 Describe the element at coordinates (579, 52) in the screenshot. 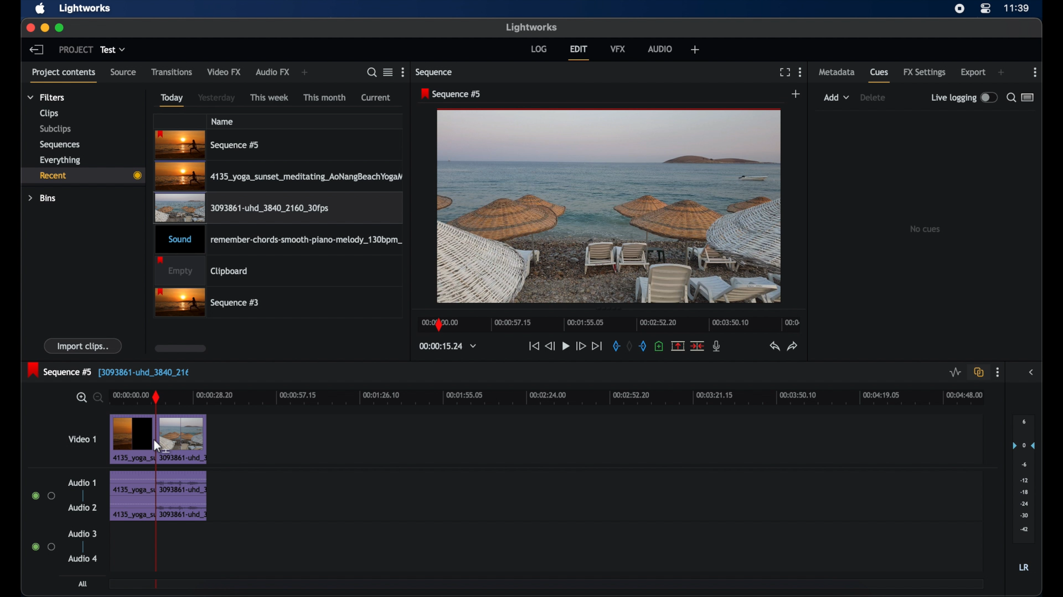

I see `edit` at that location.